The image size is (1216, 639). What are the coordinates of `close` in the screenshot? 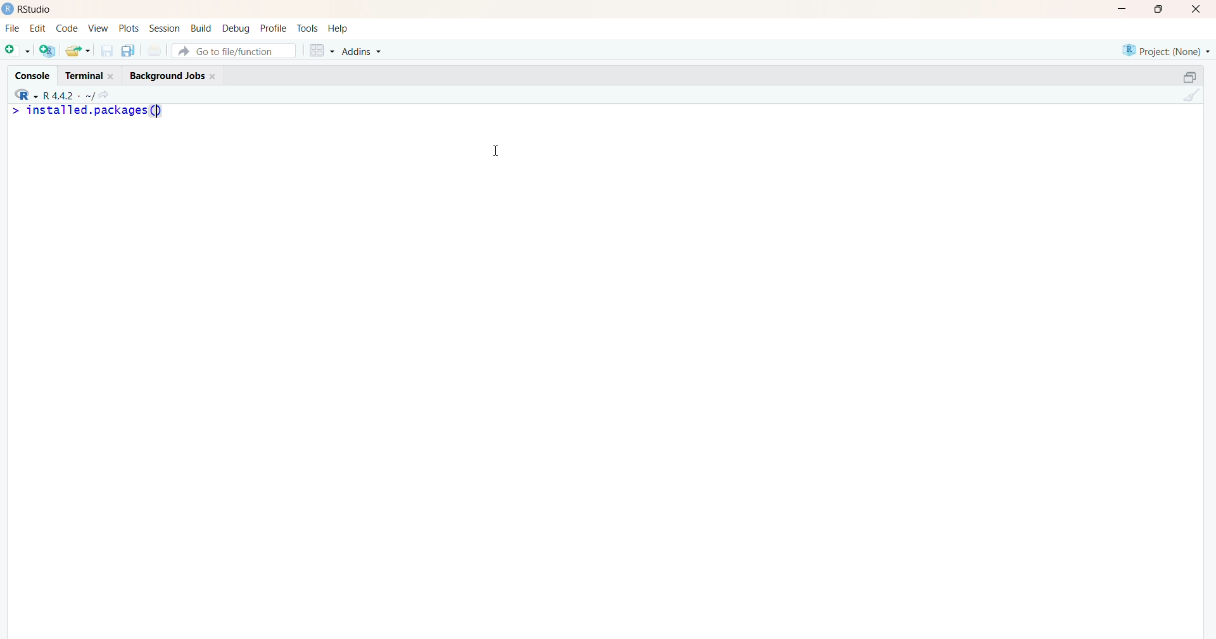 It's located at (1199, 8).